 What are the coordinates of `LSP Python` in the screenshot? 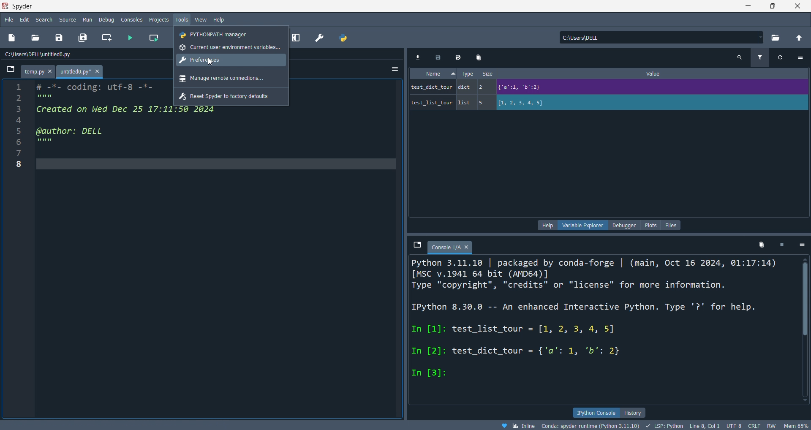 It's located at (663, 425).